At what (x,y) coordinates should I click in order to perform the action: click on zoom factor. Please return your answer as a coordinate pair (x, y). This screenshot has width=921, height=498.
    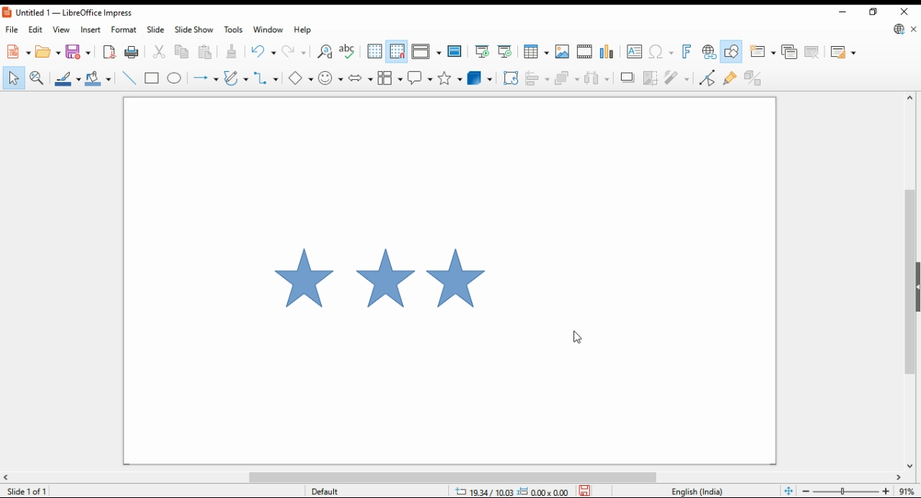
    Looking at the image, I should click on (907, 491).